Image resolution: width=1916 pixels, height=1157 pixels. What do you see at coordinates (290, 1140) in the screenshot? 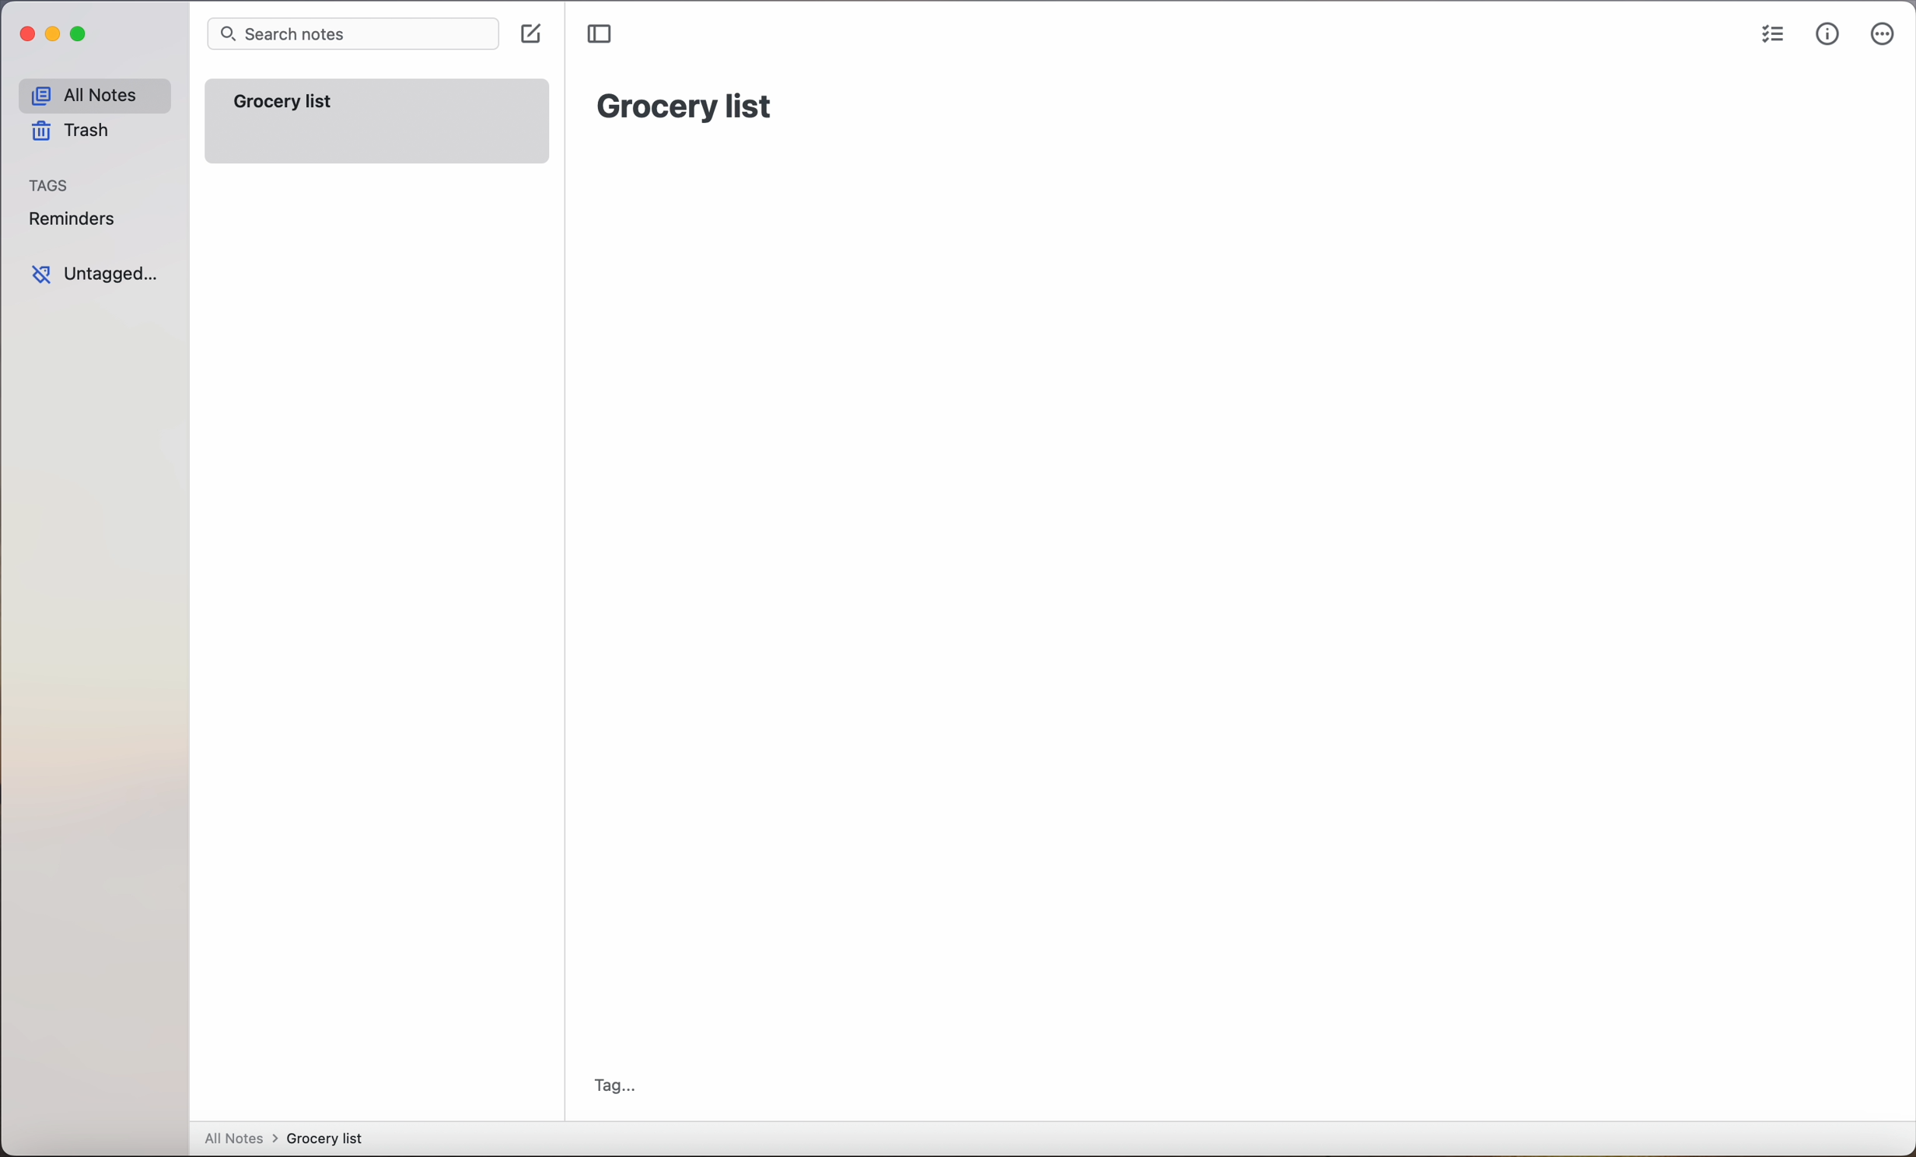
I see `all notes > grocery list` at bounding box center [290, 1140].